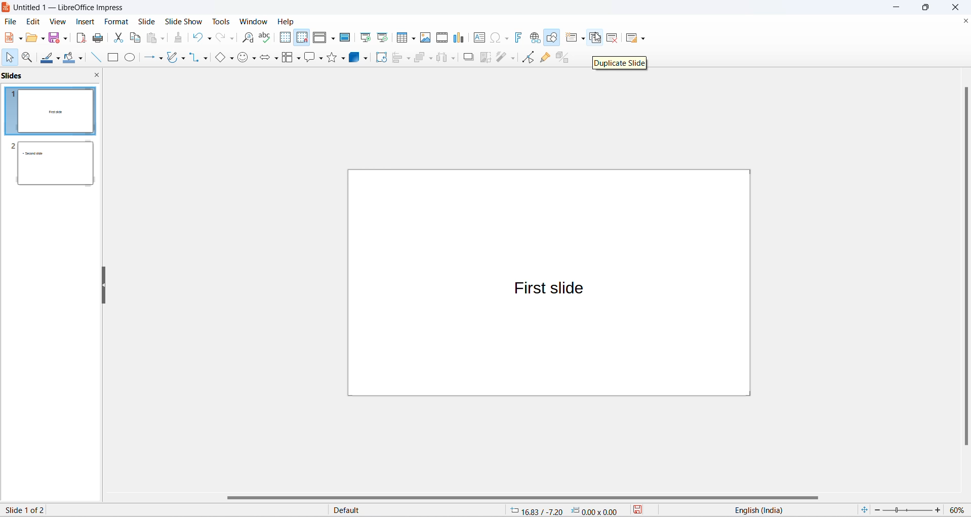 Image resolution: width=971 pixels, height=517 pixels. What do you see at coordinates (470, 58) in the screenshot?
I see `shadow` at bounding box center [470, 58].